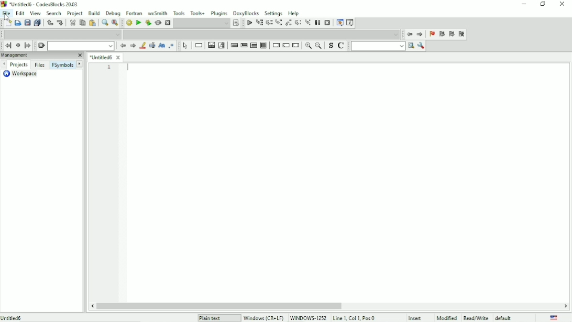 This screenshot has height=322, width=572. What do you see at coordinates (109, 67) in the screenshot?
I see `1` at bounding box center [109, 67].